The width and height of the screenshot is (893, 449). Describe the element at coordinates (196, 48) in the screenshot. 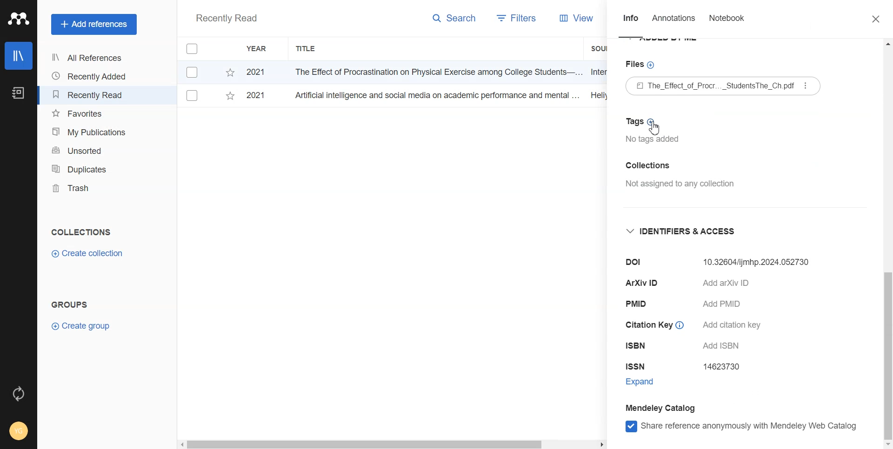

I see `Checkbox` at that location.